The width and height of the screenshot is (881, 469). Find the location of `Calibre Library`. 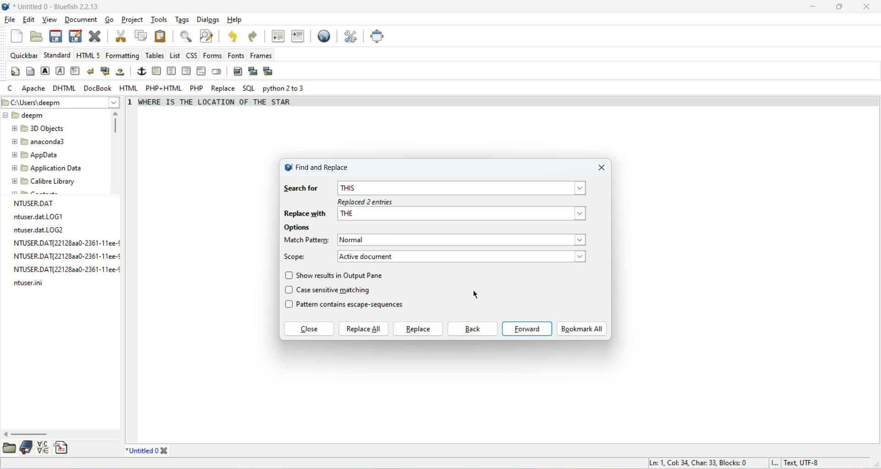

Calibre Library is located at coordinates (44, 181).